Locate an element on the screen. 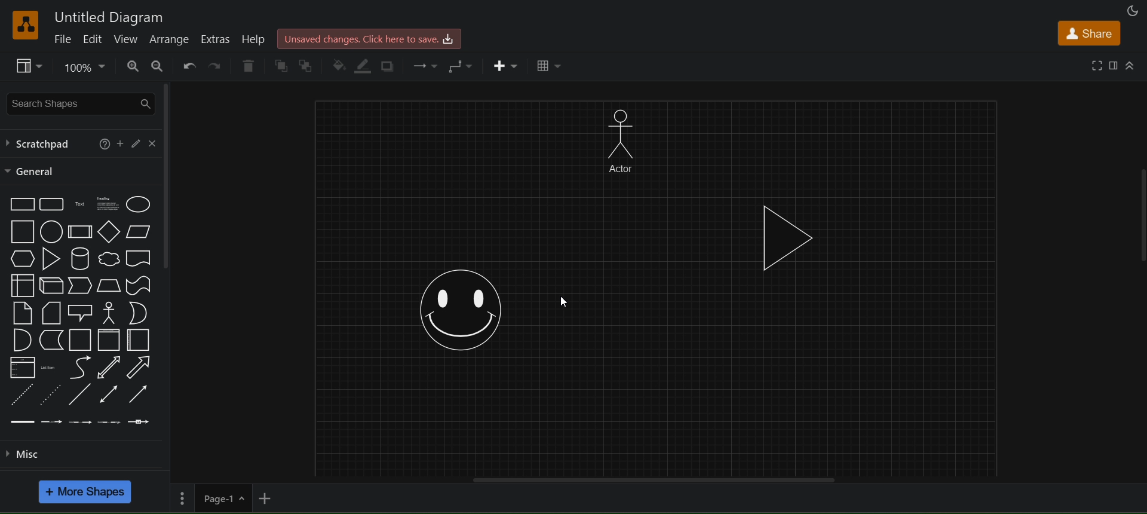  directional connector is located at coordinates (141, 394).